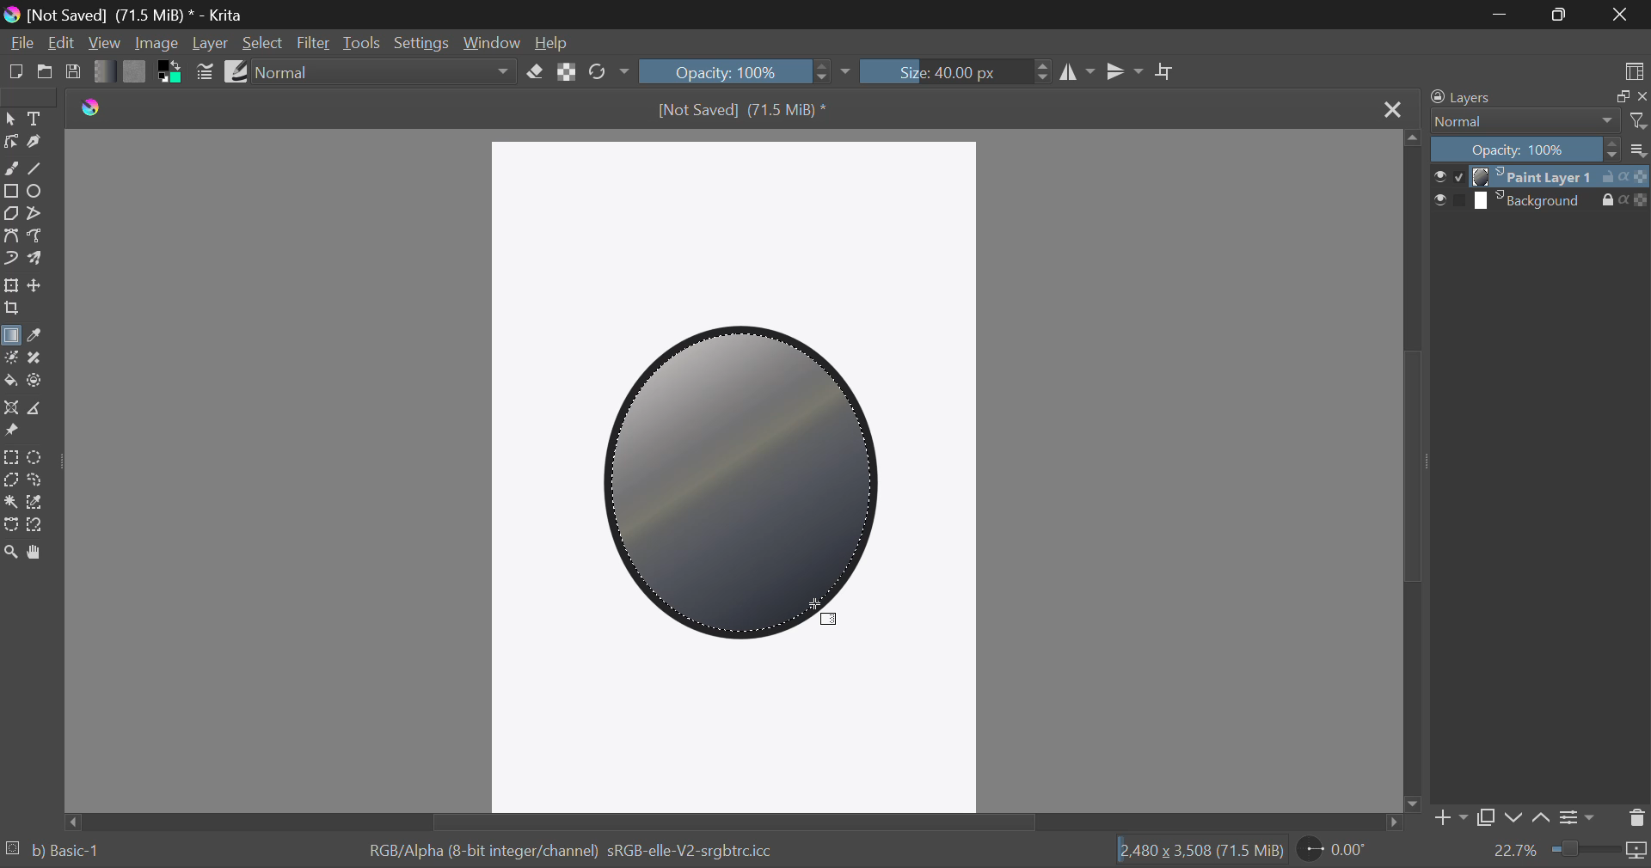  Describe the element at coordinates (11, 382) in the screenshot. I see `Fill` at that location.